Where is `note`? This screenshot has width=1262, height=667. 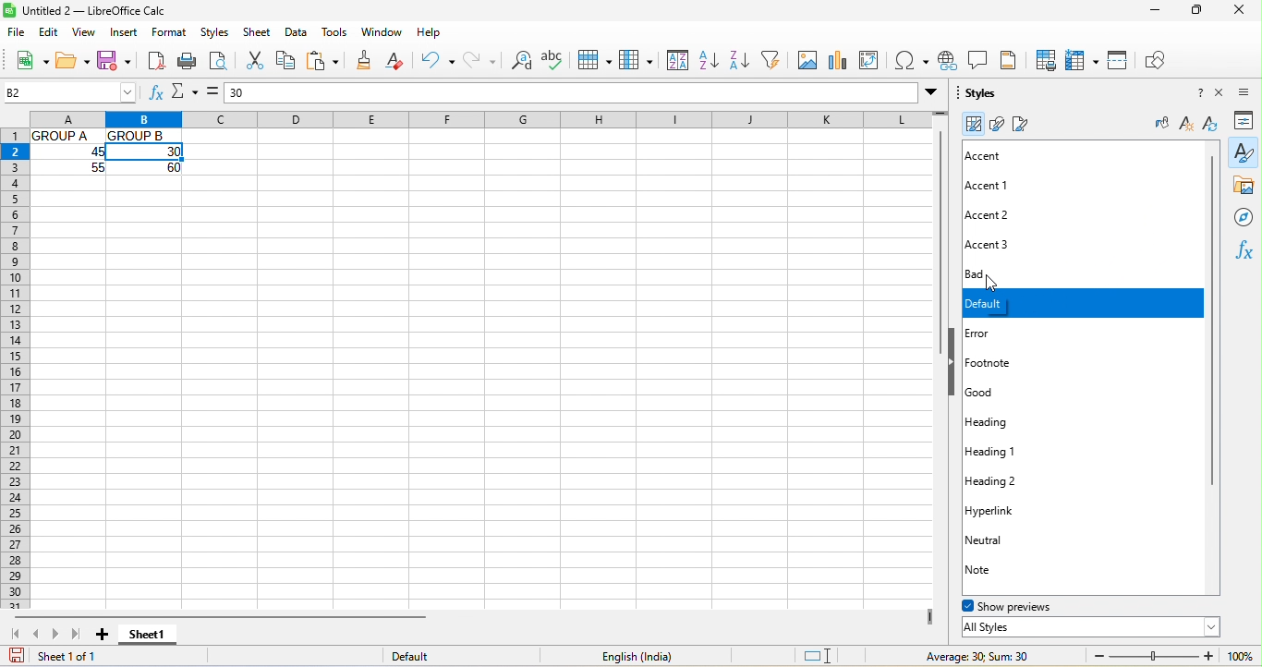 note is located at coordinates (996, 570).